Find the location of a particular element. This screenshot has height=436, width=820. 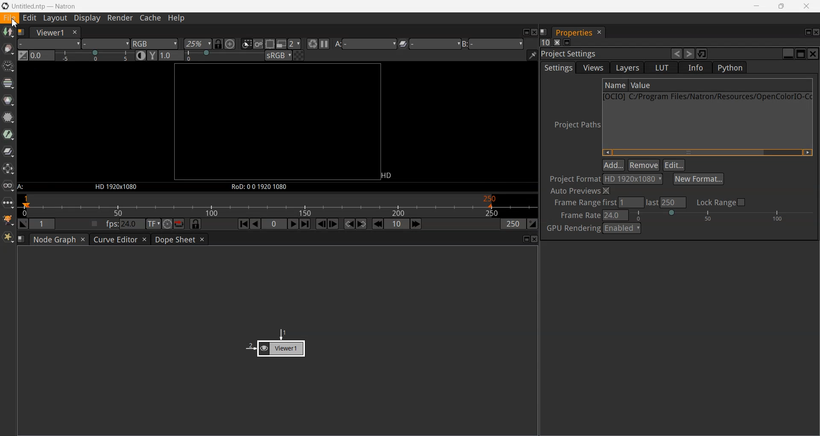

Maximize is located at coordinates (808, 32).